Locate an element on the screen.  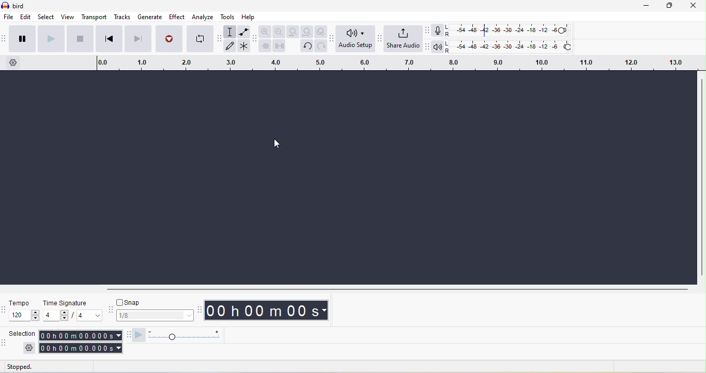
close is located at coordinates (693, 7).